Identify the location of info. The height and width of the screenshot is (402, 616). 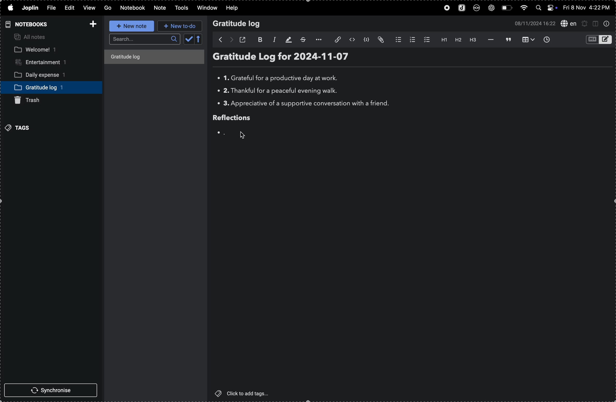
(608, 25).